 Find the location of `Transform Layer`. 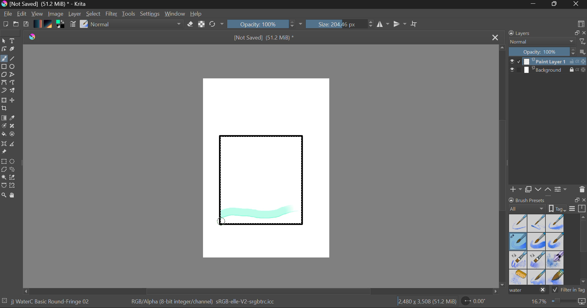

Transform Layer is located at coordinates (4, 100).